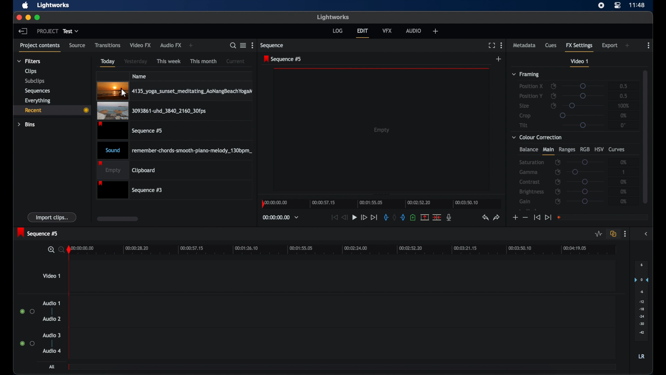  What do you see at coordinates (108, 45) in the screenshot?
I see `transitions` at bounding box center [108, 45].